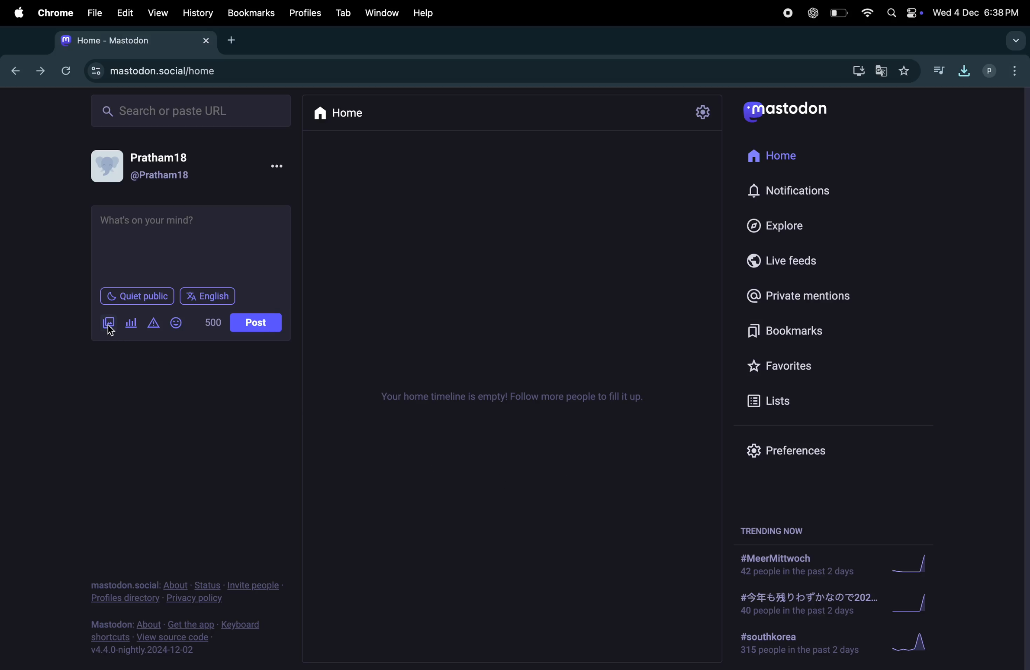 Image resolution: width=1030 pixels, height=670 pixels. Describe the element at coordinates (234, 44) in the screenshot. I see `add tab` at that location.